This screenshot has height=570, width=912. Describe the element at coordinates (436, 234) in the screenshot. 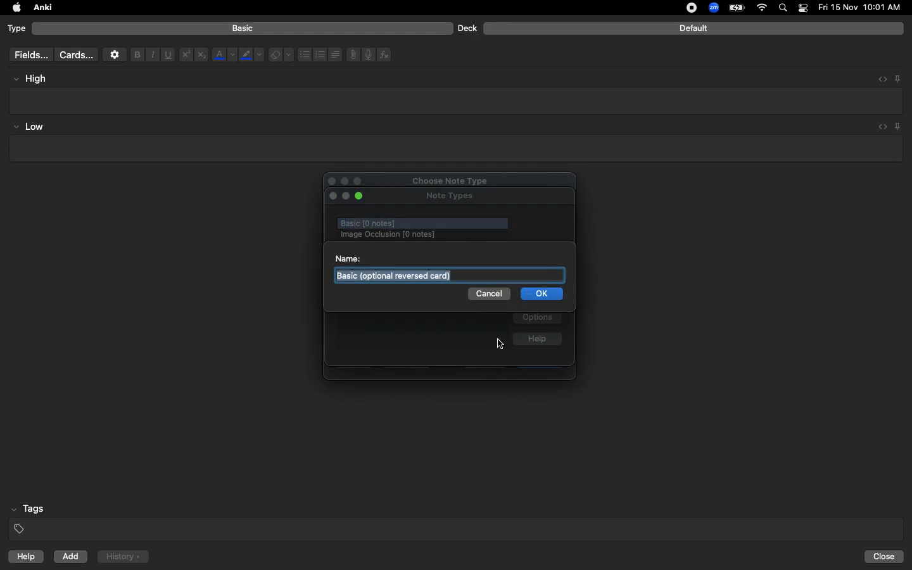

I see `image occlusion(0 notes)` at that location.